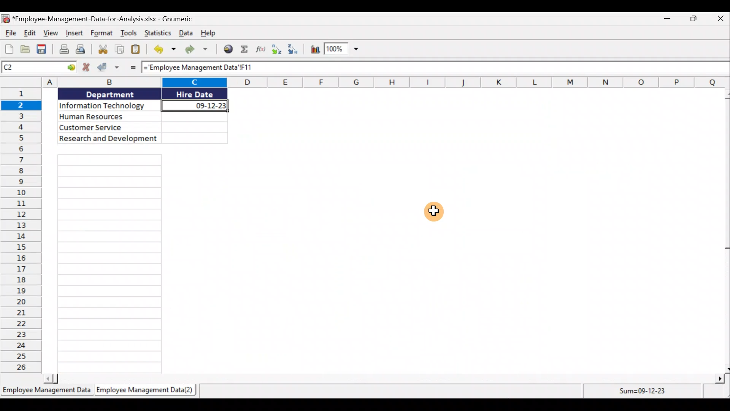 This screenshot has width=730, height=411. I want to click on Sheet 1, so click(46, 392).